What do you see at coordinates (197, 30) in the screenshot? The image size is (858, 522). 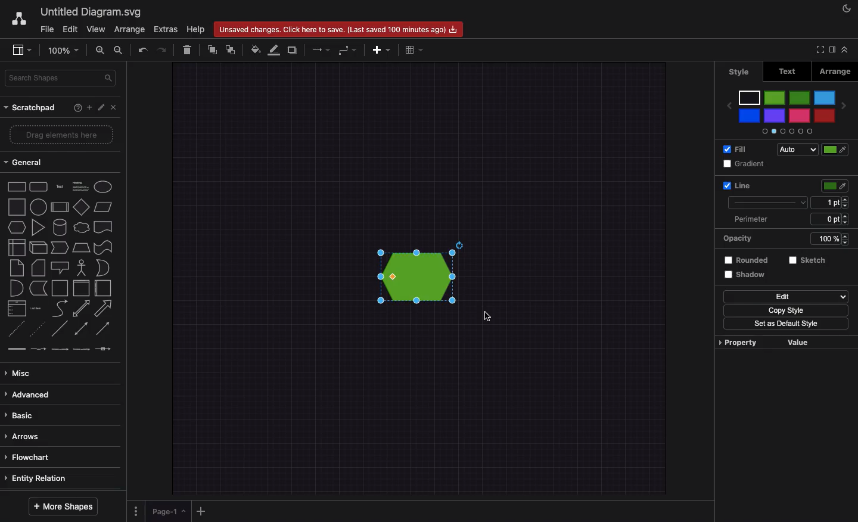 I see `Help` at bounding box center [197, 30].